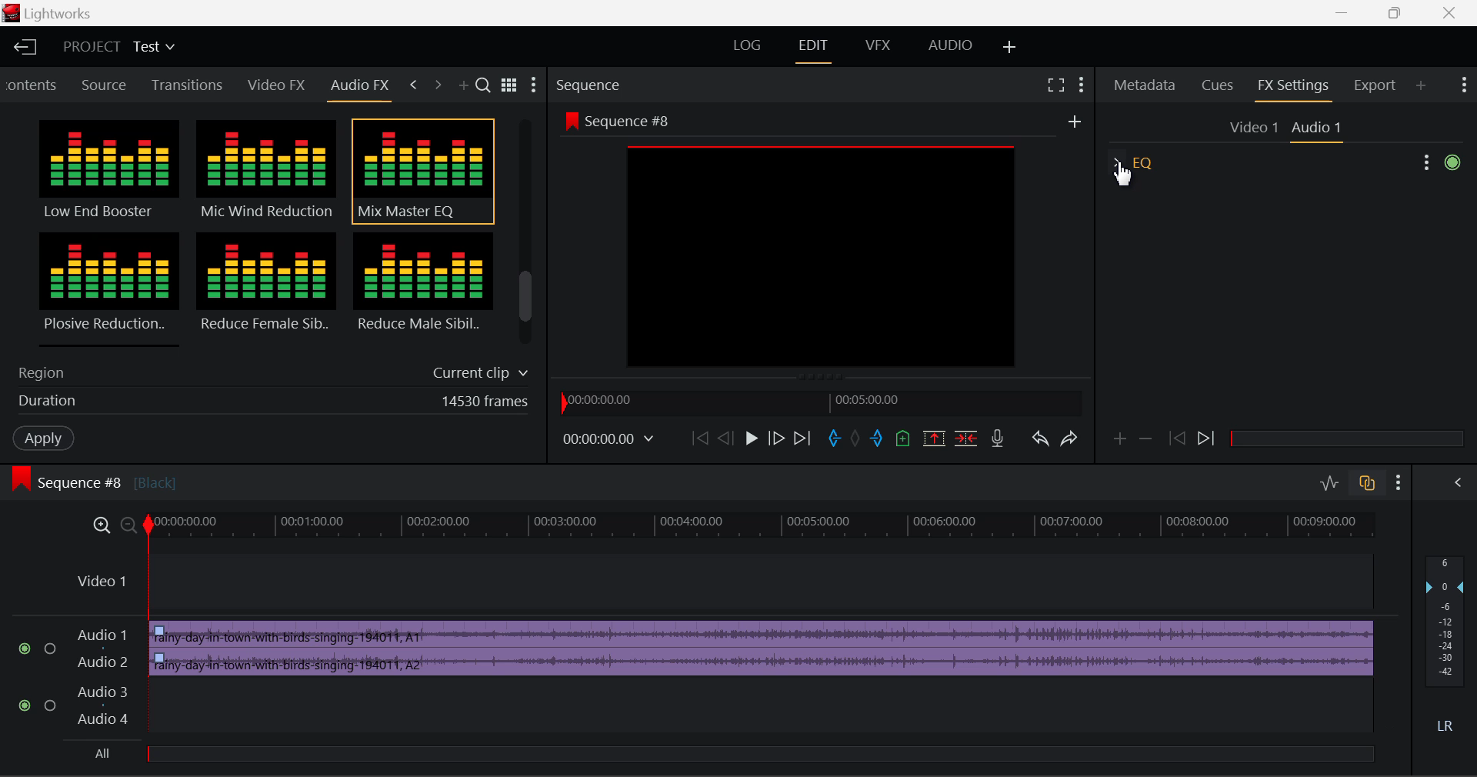 This screenshot has width=1477, height=777. What do you see at coordinates (107, 85) in the screenshot?
I see `Source` at bounding box center [107, 85].